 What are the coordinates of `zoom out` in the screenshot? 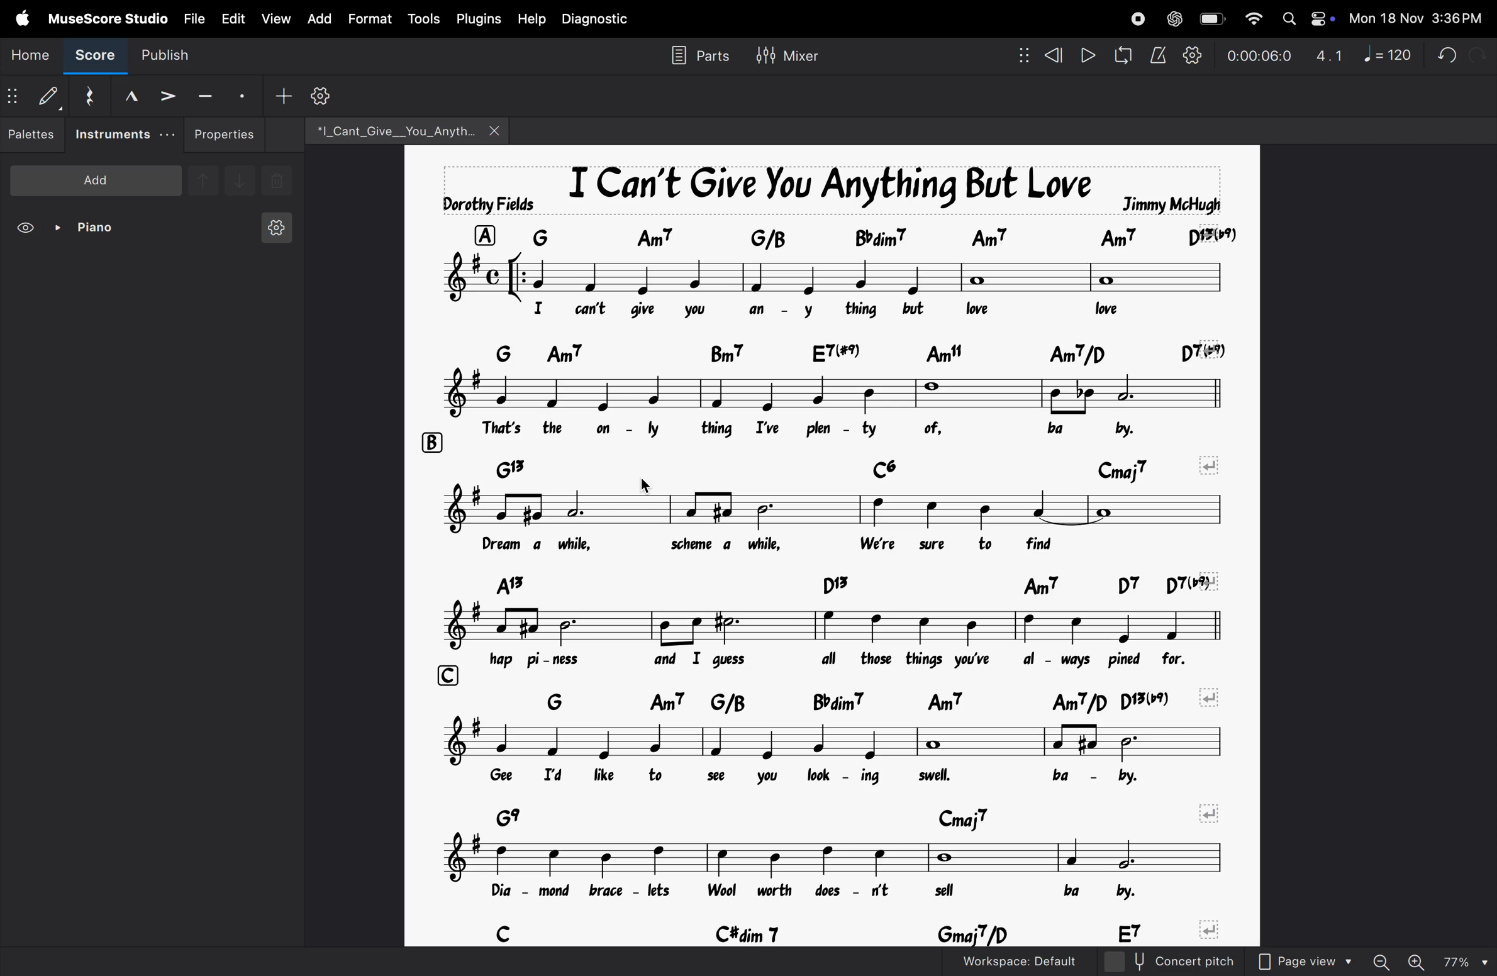 It's located at (1381, 960).